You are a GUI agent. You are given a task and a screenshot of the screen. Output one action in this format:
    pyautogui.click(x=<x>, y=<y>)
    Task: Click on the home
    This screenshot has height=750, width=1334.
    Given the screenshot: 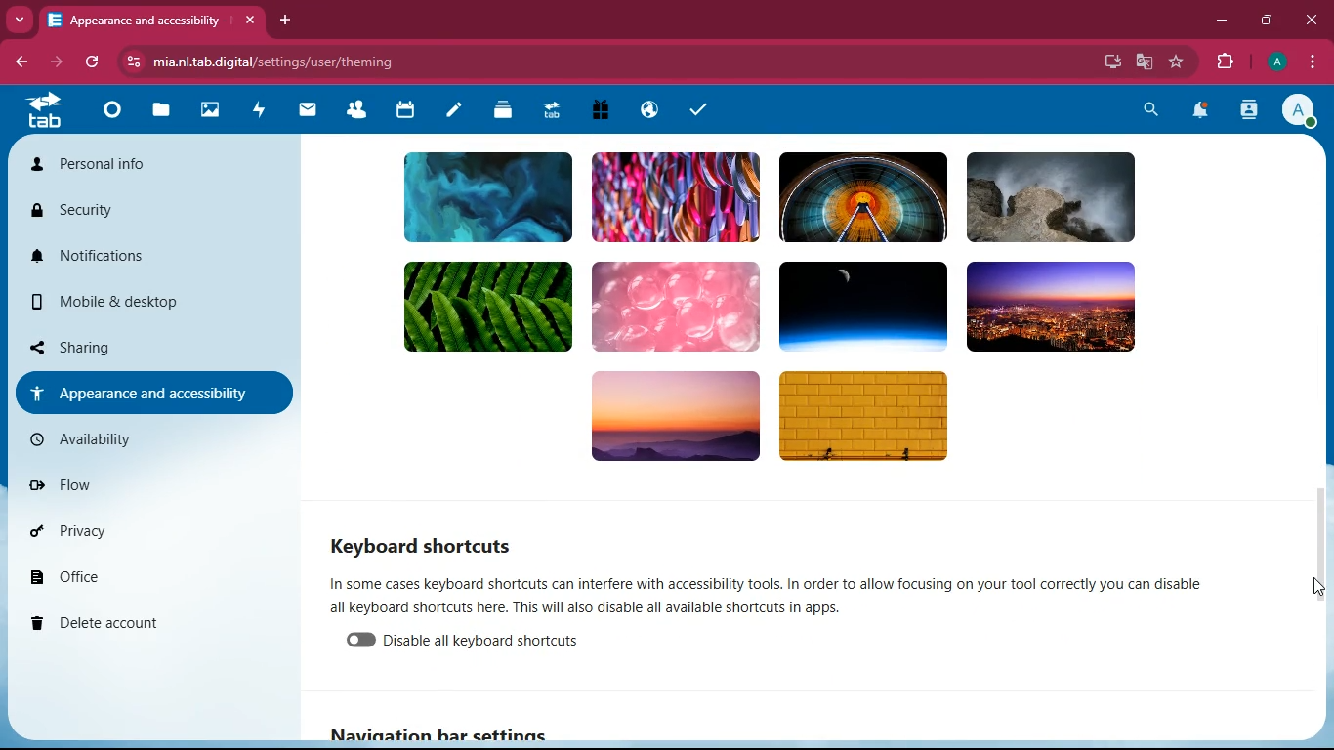 What is the action you would take?
    pyautogui.click(x=112, y=119)
    